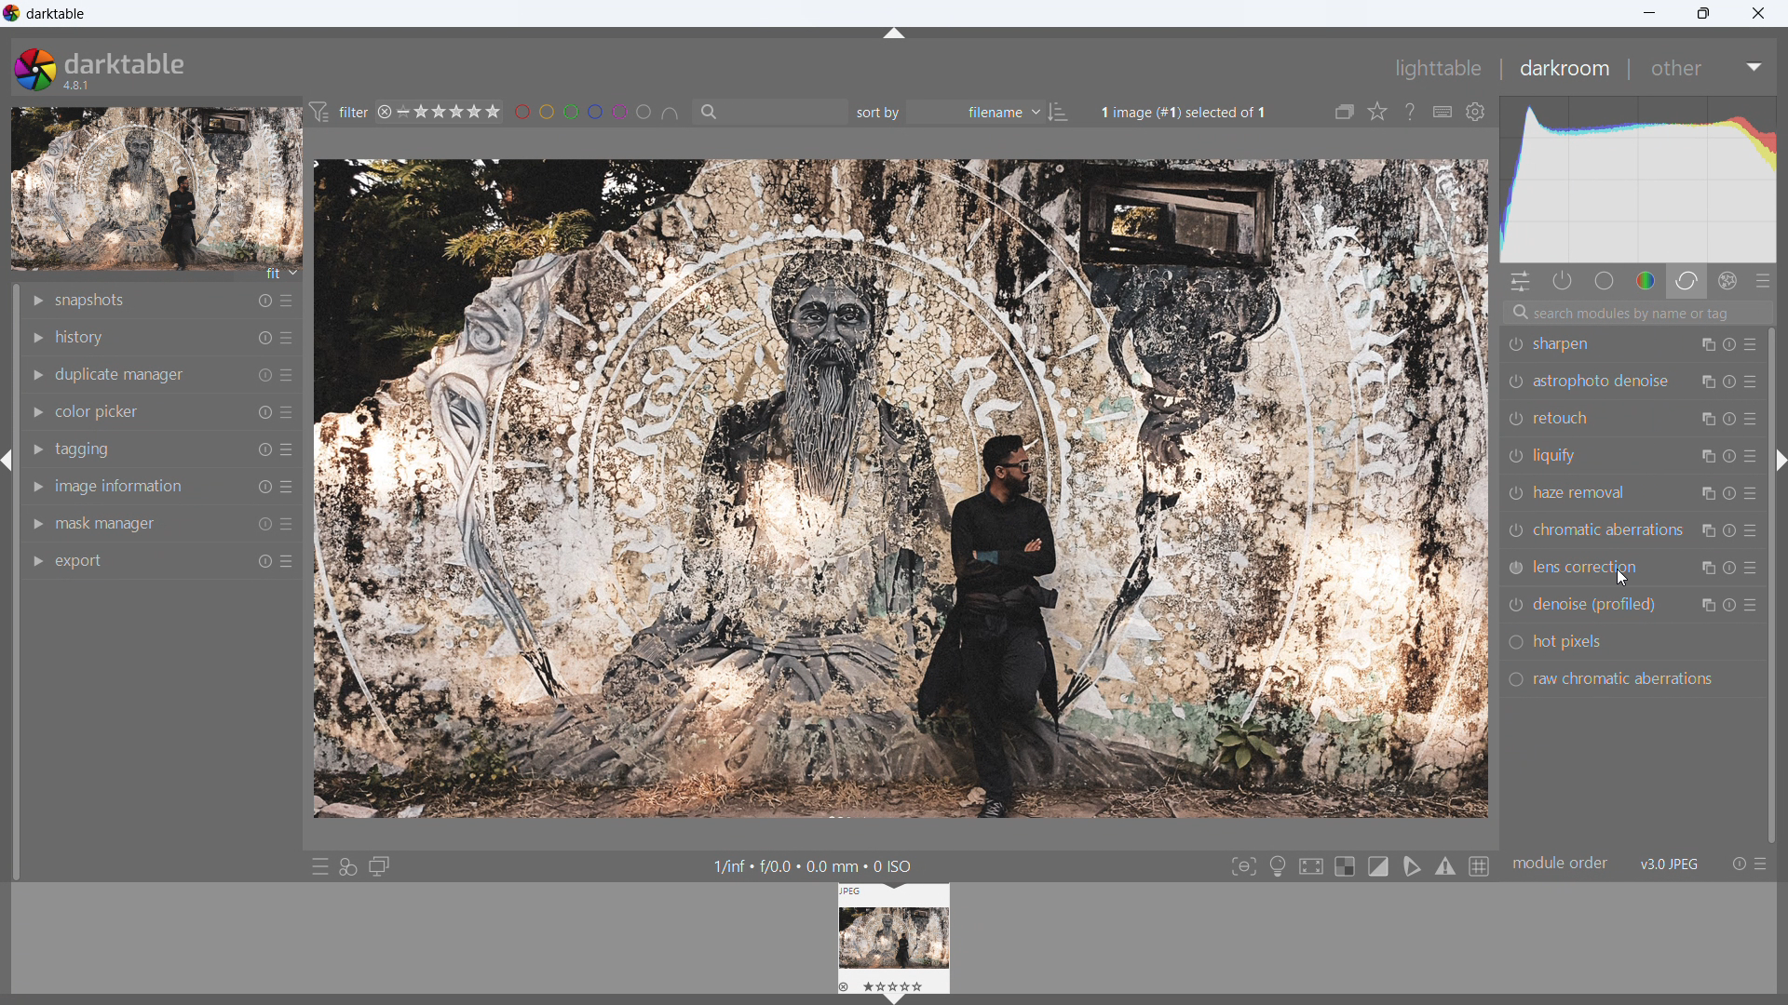  What do you see at coordinates (76, 87) in the screenshot?
I see `version` at bounding box center [76, 87].